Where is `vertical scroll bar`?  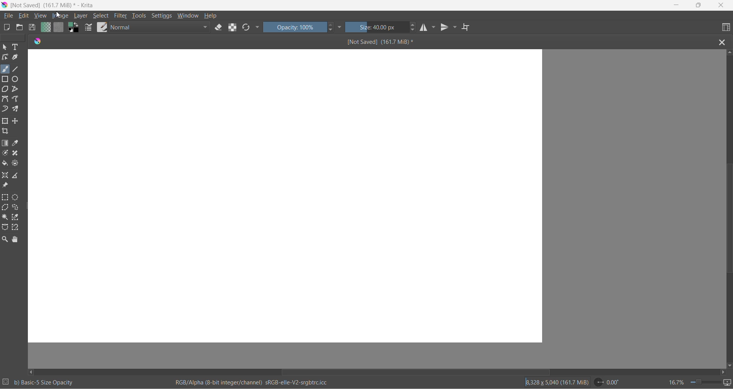 vertical scroll bar is located at coordinates (727, 220).